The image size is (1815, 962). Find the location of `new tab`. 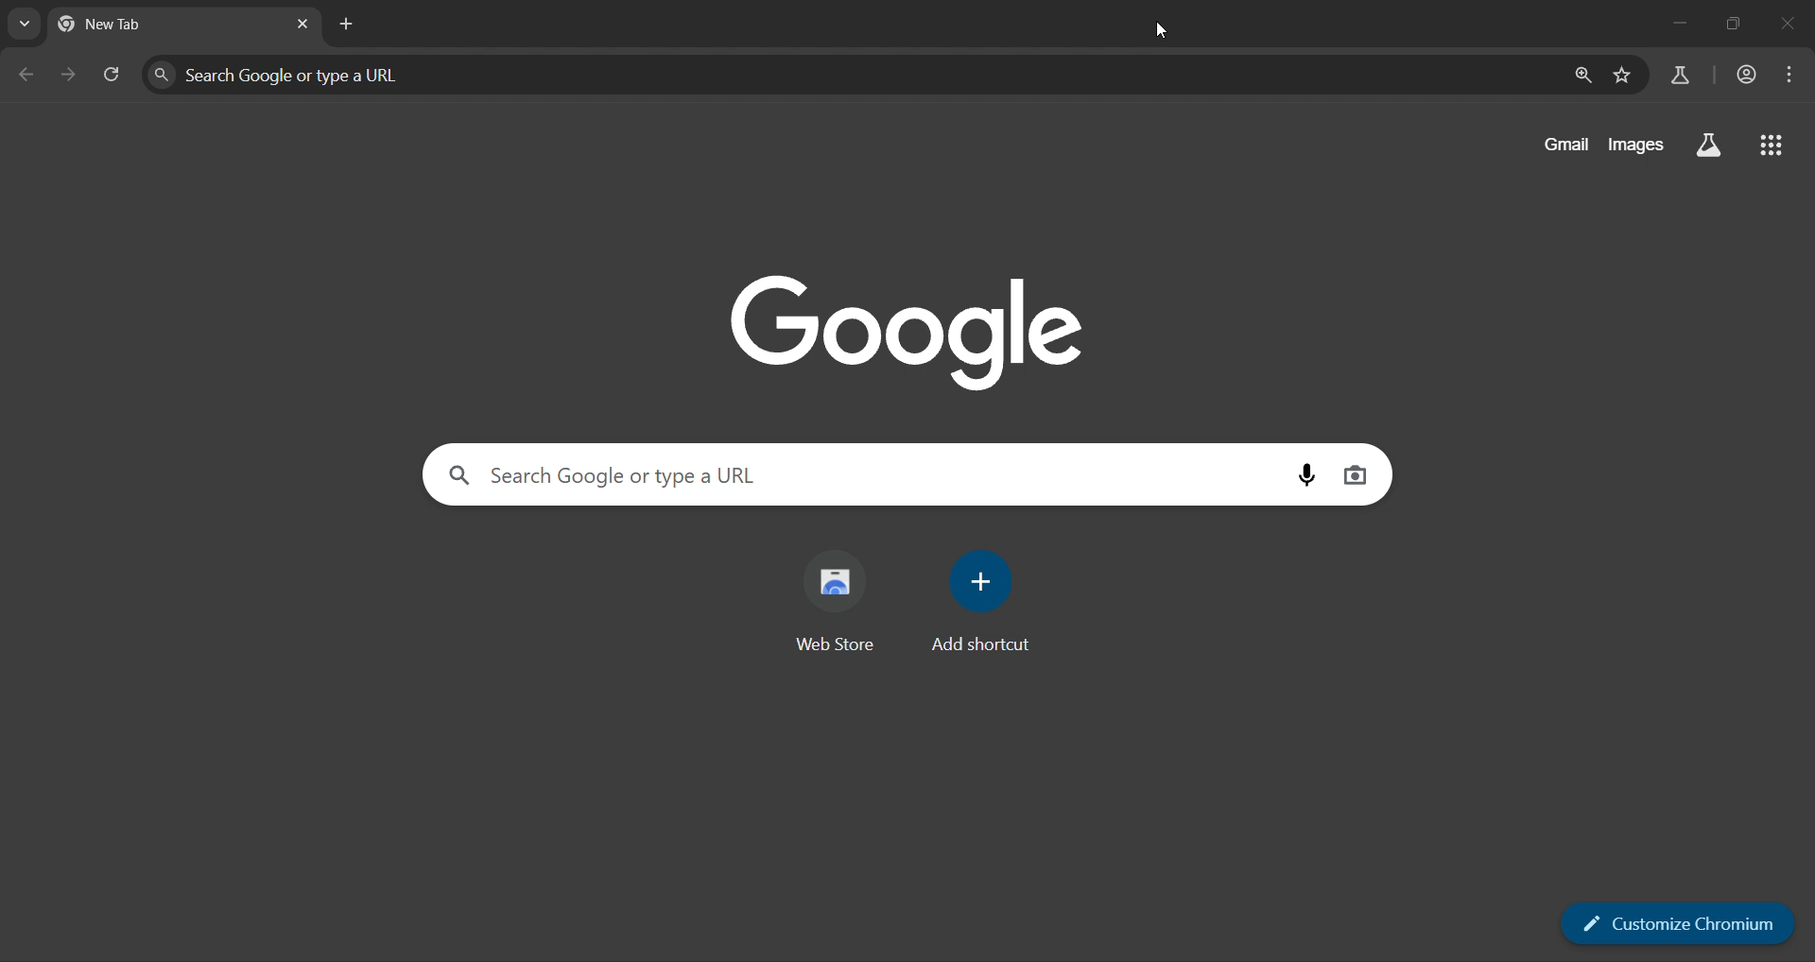

new tab is located at coordinates (348, 25).